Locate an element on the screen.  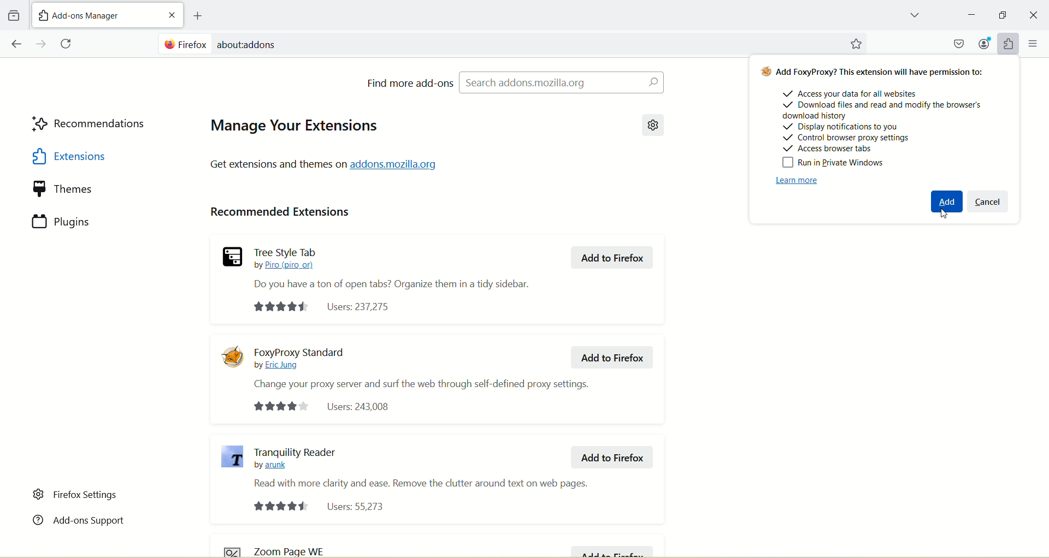
Foxypoxy Logo is located at coordinates (234, 356).